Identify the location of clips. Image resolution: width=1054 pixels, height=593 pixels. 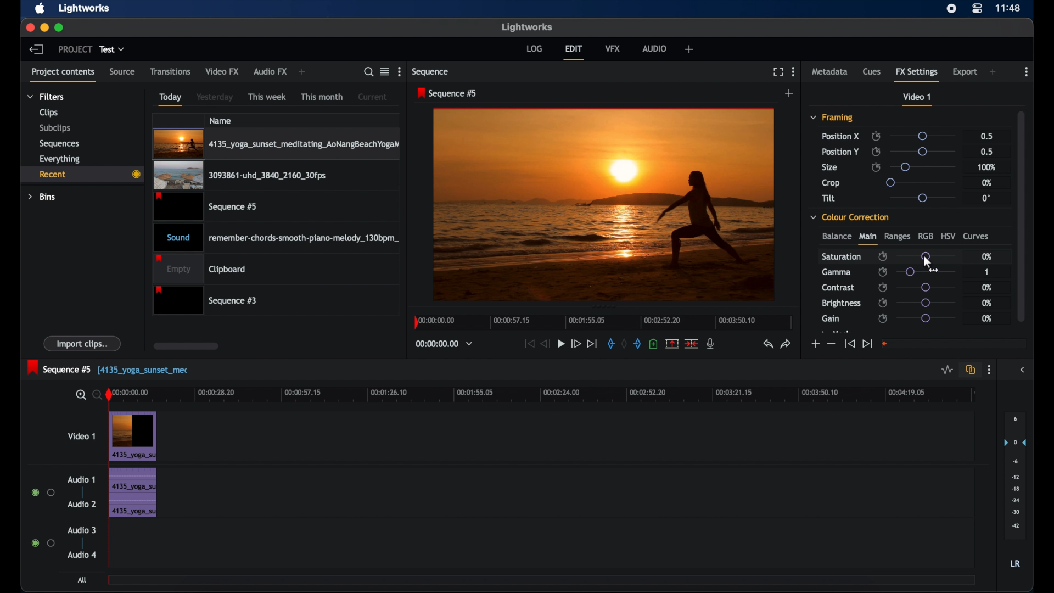
(47, 113).